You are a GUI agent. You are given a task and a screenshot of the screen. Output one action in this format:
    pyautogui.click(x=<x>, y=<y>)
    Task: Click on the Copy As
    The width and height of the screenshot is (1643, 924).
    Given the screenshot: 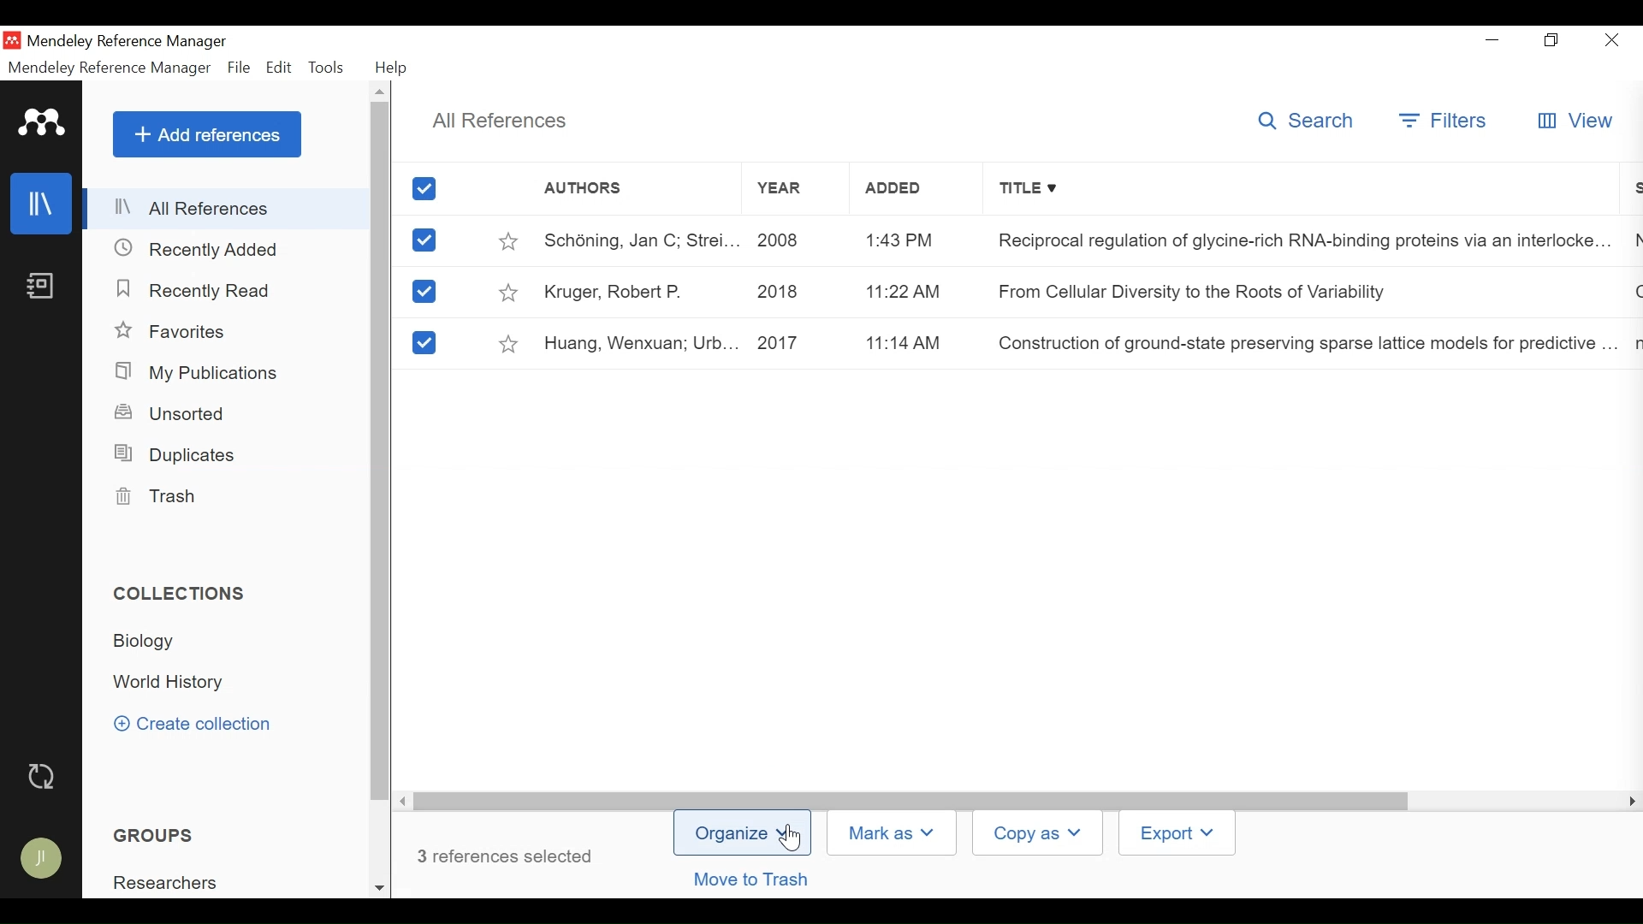 What is the action you would take?
    pyautogui.click(x=1040, y=833)
    